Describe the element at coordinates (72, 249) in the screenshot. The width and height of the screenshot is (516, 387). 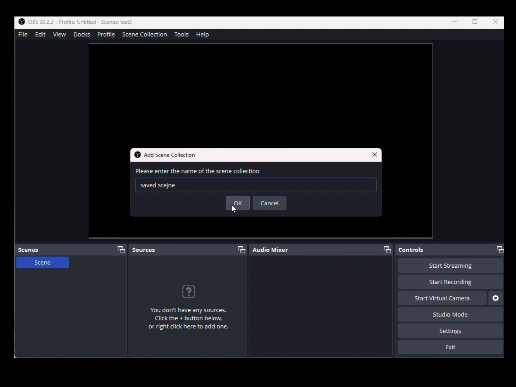
I see `Scenes` at that location.